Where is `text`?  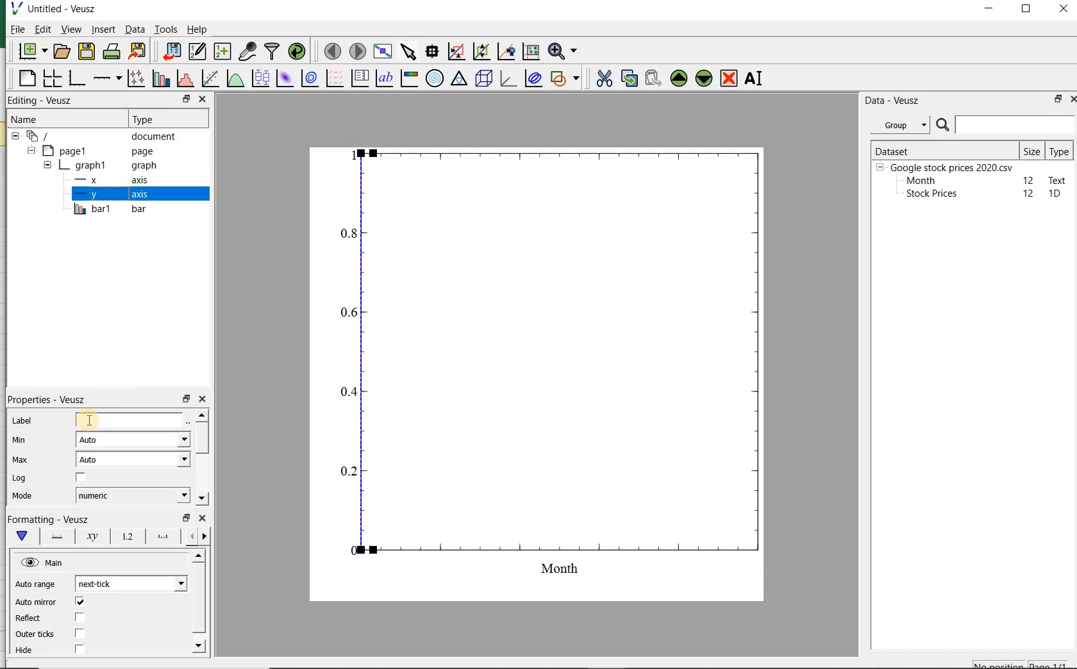 text is located at coordinates (1055, 179).